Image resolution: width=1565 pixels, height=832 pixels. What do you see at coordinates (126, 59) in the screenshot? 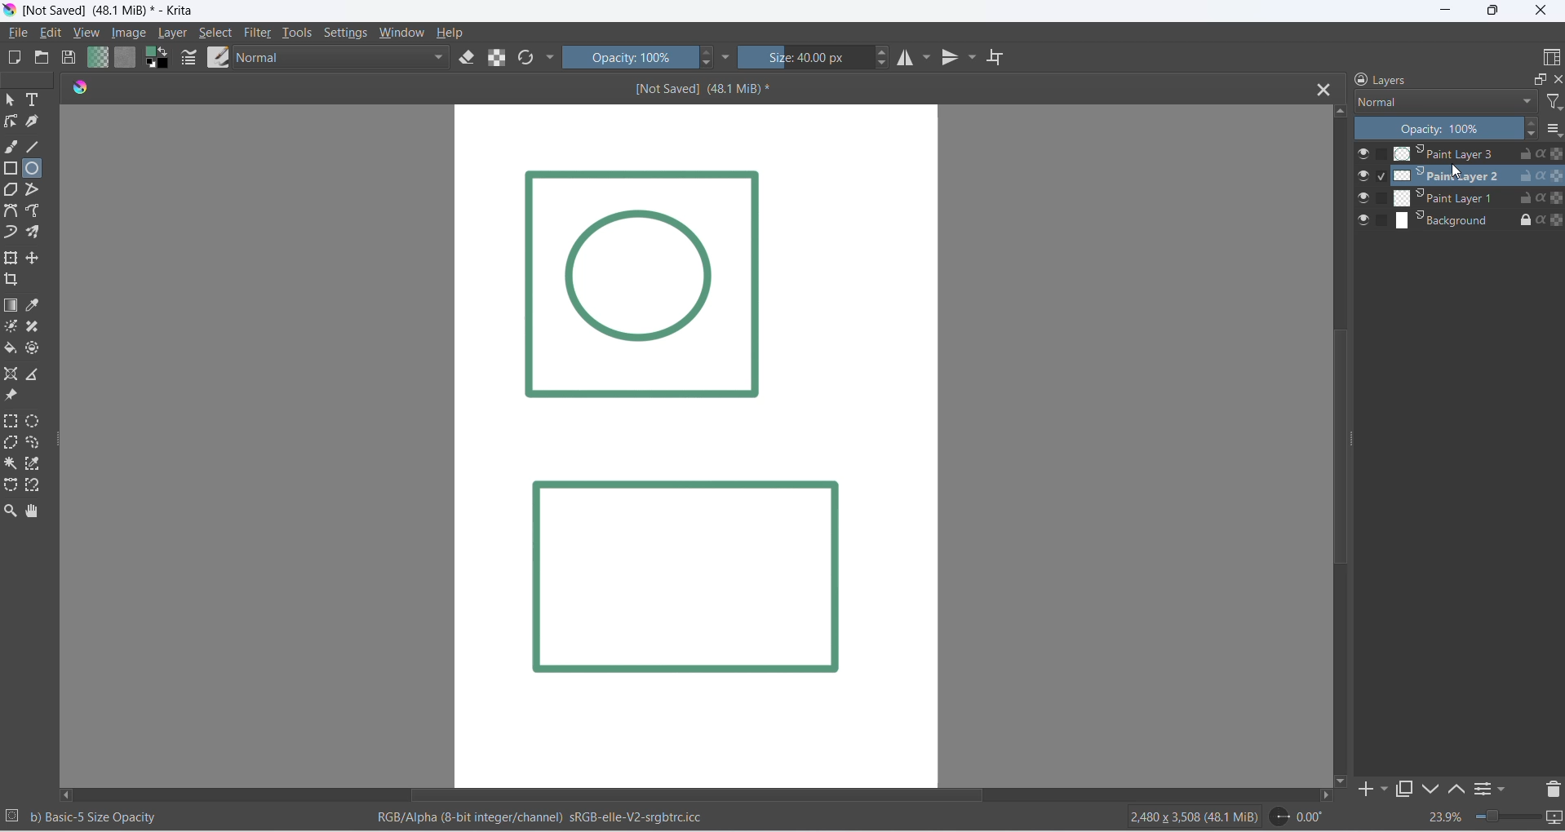
I see `fill patterns` at bounding box center [126, 59].